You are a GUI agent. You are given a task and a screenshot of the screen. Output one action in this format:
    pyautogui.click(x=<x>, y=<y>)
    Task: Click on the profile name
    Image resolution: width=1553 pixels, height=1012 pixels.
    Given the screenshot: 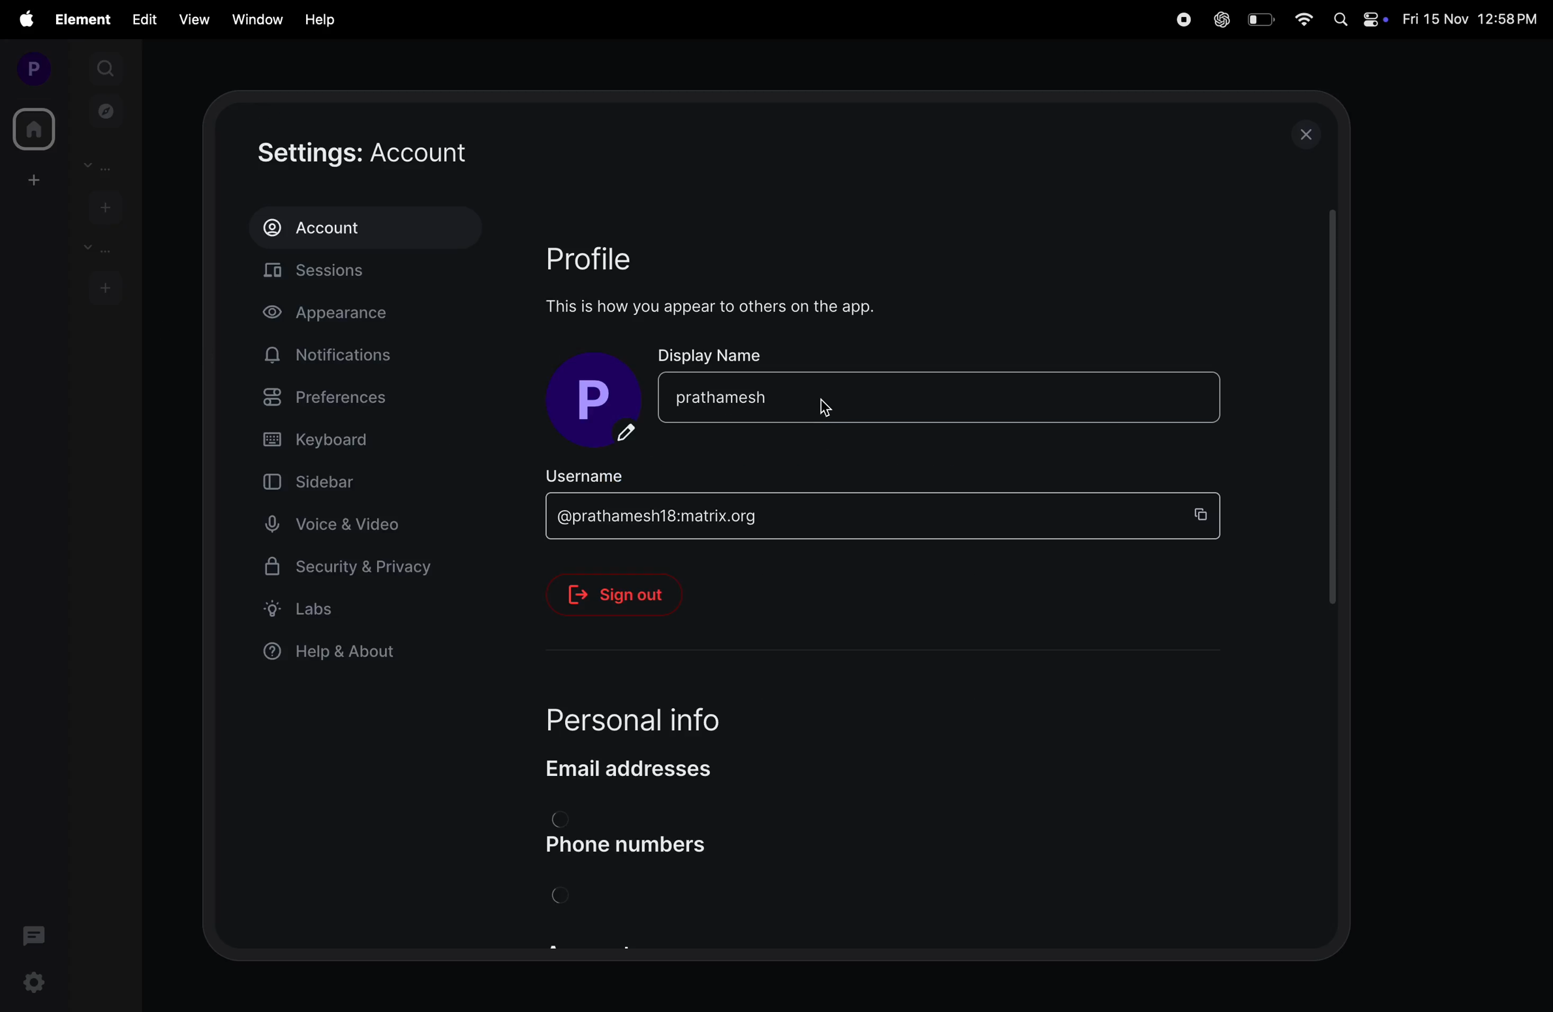 What is the action you would take?
    pyautogui.click(x=599, y=402)
    